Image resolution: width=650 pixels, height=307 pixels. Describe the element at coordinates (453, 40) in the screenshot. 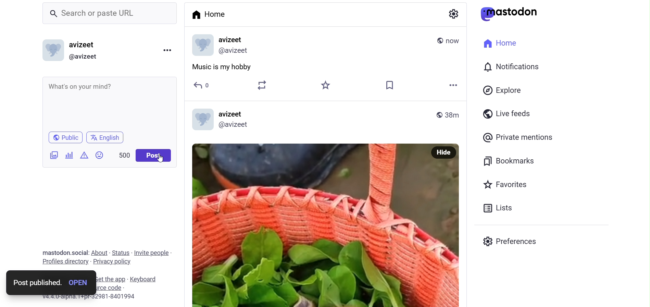

I see `now` at that location.